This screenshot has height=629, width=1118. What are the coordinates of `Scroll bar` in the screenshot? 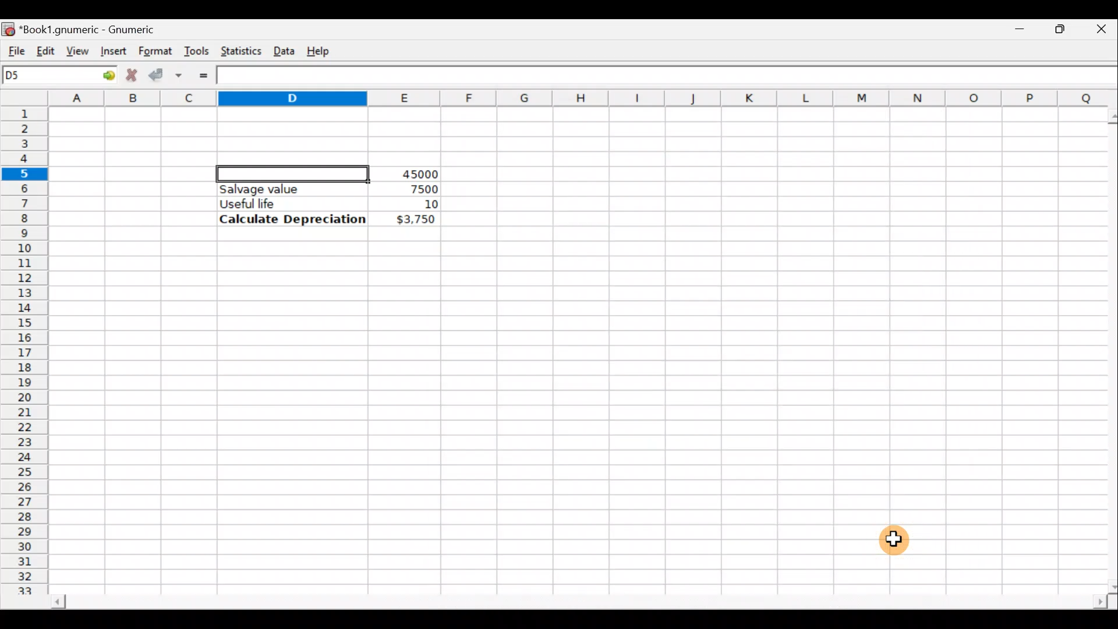 It's located at (1105, 349).